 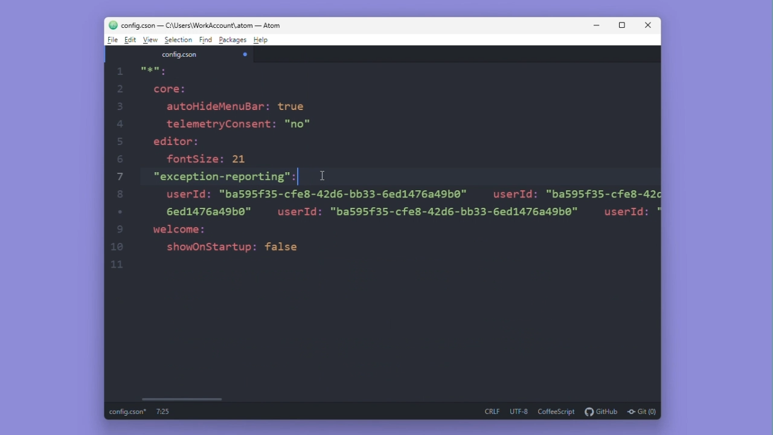 What do you see at coordinates (129, 412) in the screenshot?
I see `config.cson*` at bounding box center [129, 412].